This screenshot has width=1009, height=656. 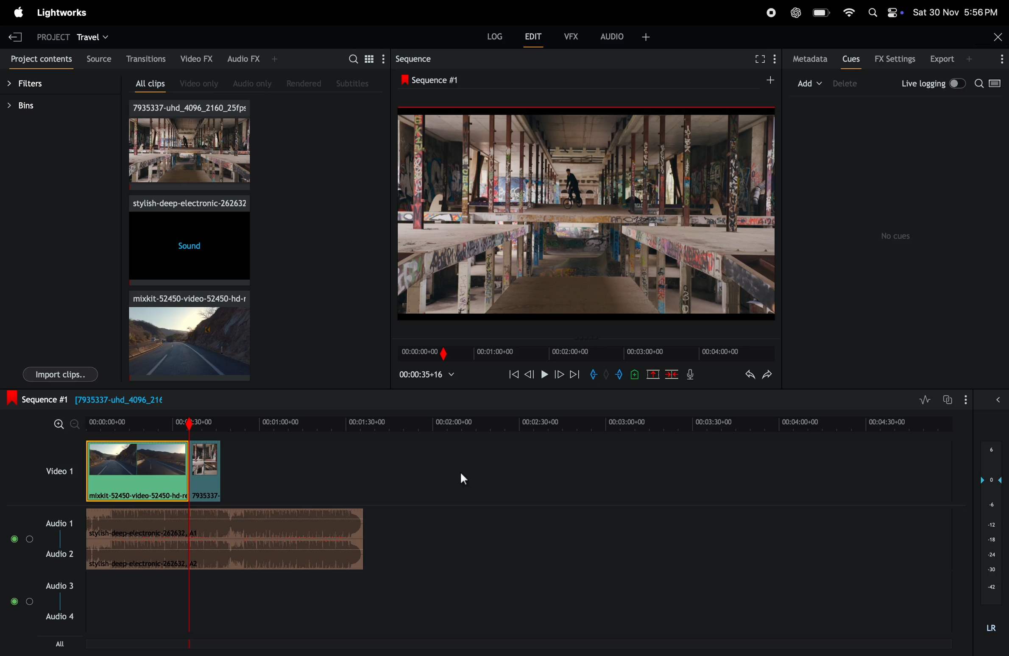 What do you see at coordinates (984, 399) in the screenshot?
I see `options` at bounding box center [984, 399].